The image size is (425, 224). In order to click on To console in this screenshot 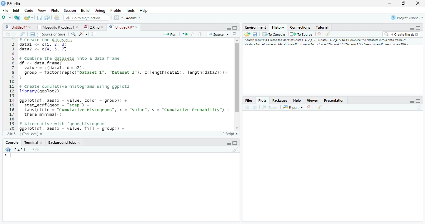, I will do `click(275, 35)`.